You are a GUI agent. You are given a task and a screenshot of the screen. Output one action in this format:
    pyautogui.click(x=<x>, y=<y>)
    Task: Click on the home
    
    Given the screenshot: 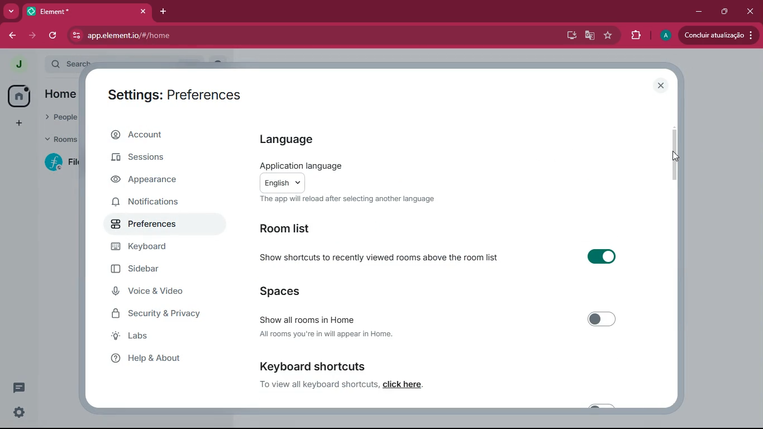 What is the action you would take?
    pyautogui.click(x=19, y=96)
    